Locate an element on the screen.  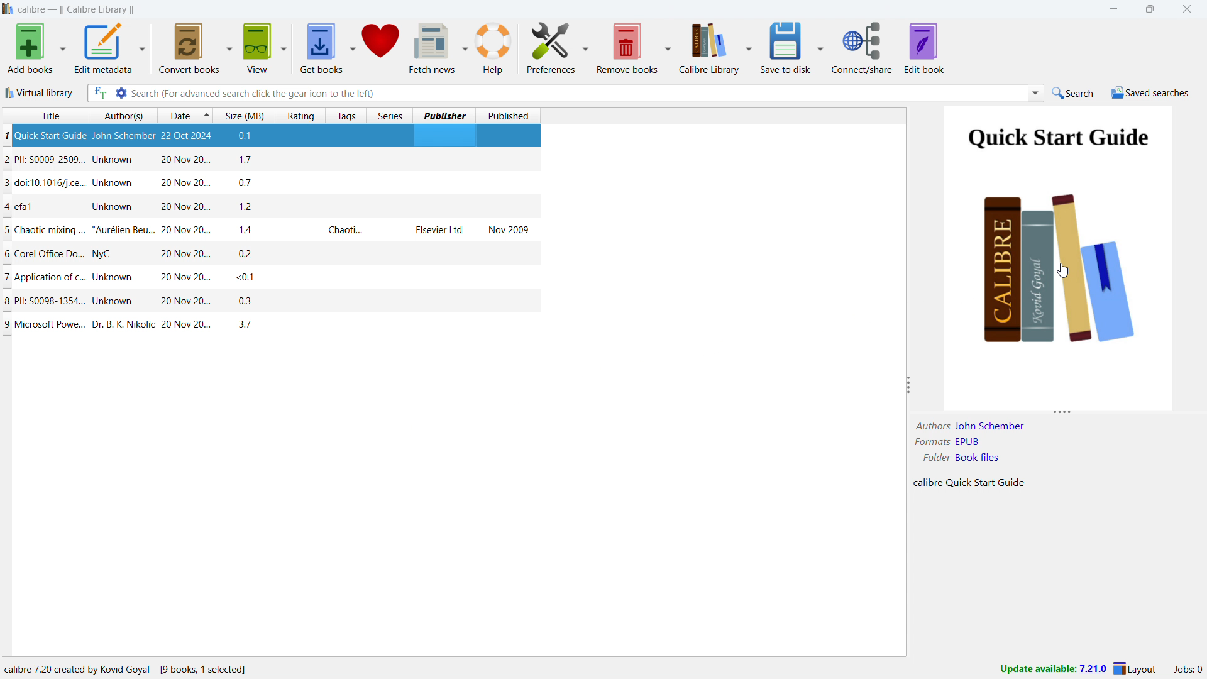
preferences is located at coordinates (551, 47).